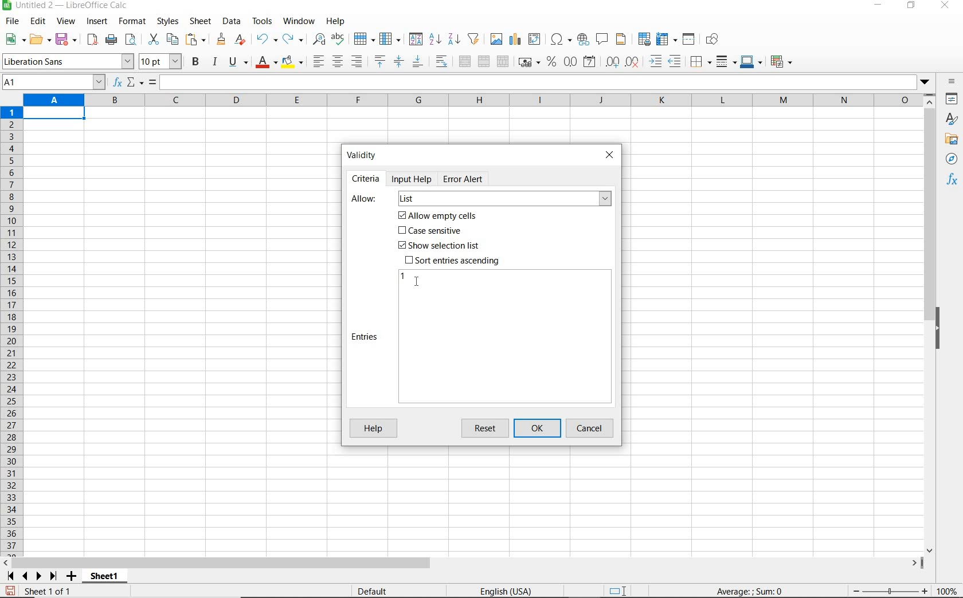 The image size is (963, 598). Describe the element at coordinates (643, 40) in the screenshot. I see `define print area` at that location.